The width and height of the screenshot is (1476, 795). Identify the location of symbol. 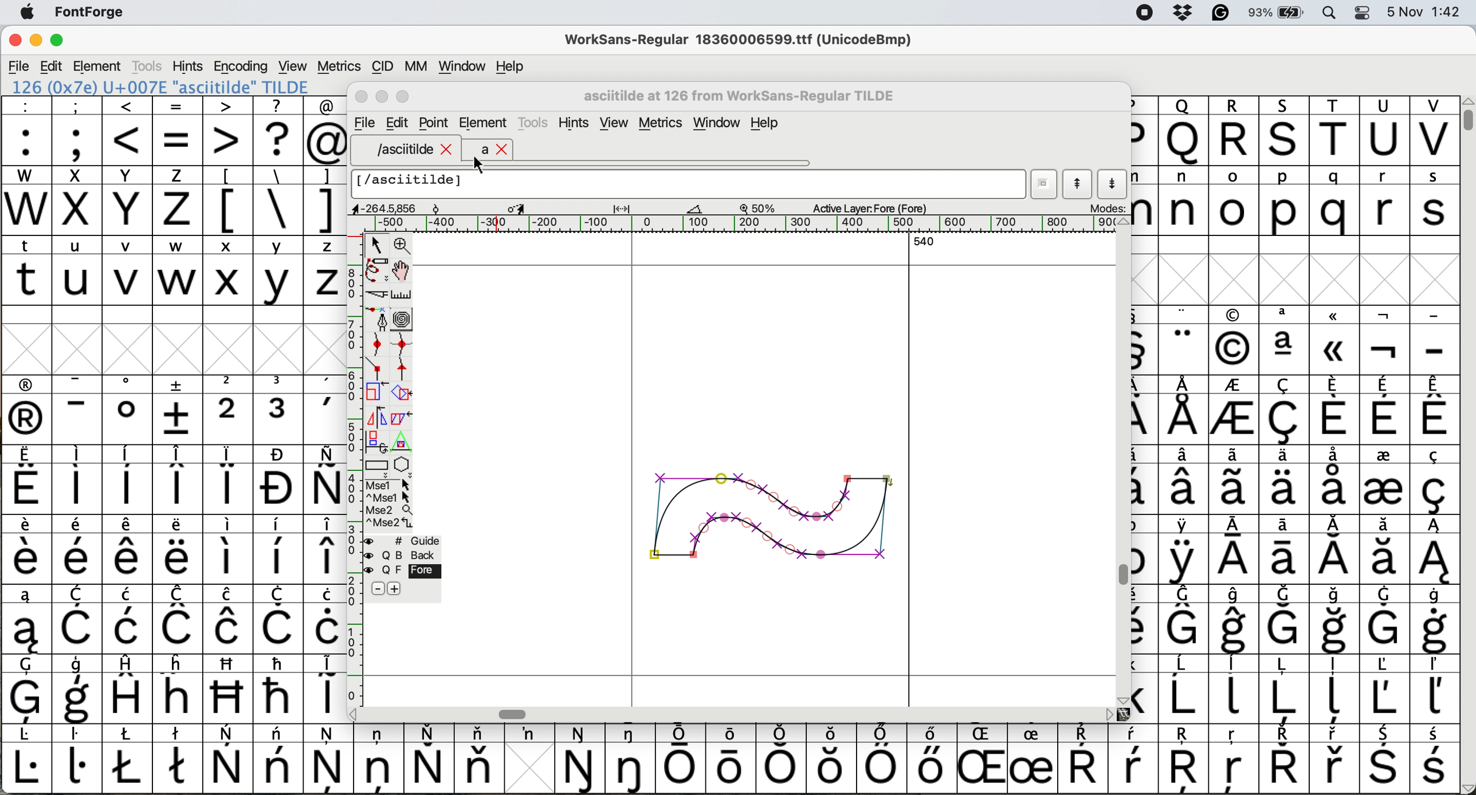
(1384, 411).